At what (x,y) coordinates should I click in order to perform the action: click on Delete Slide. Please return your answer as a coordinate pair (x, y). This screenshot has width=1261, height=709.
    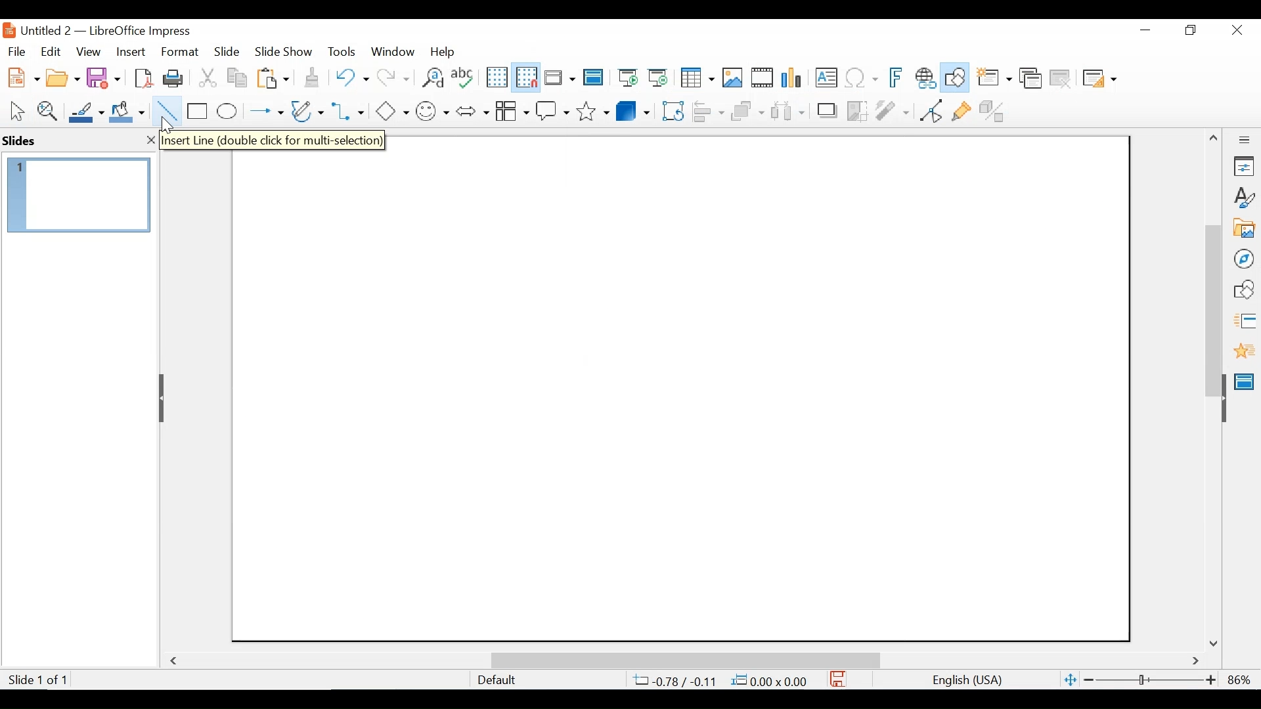
    Looking at the image, I should click on (1059, 79).